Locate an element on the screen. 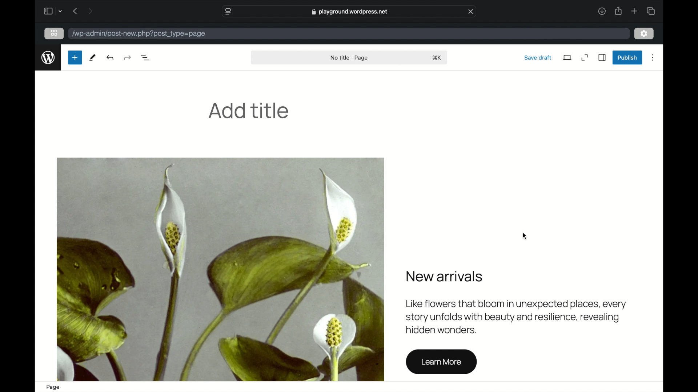  dropdown is located at coordinates (61, 11).